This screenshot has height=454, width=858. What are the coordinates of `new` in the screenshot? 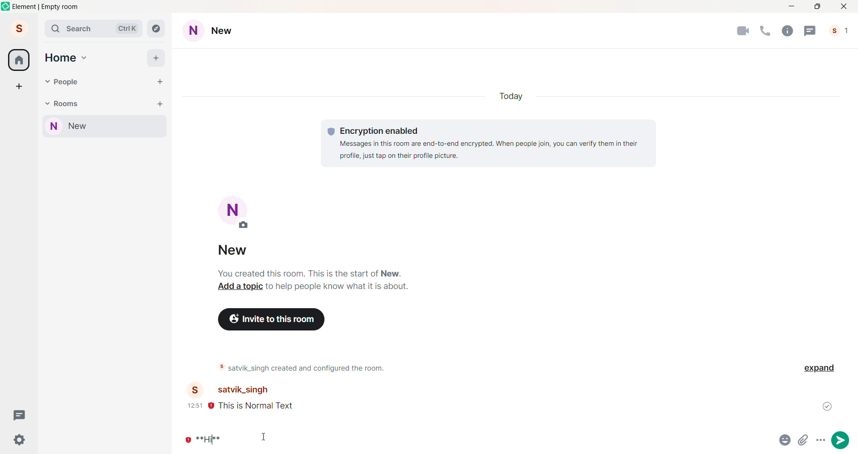 It's located at (238, 252).